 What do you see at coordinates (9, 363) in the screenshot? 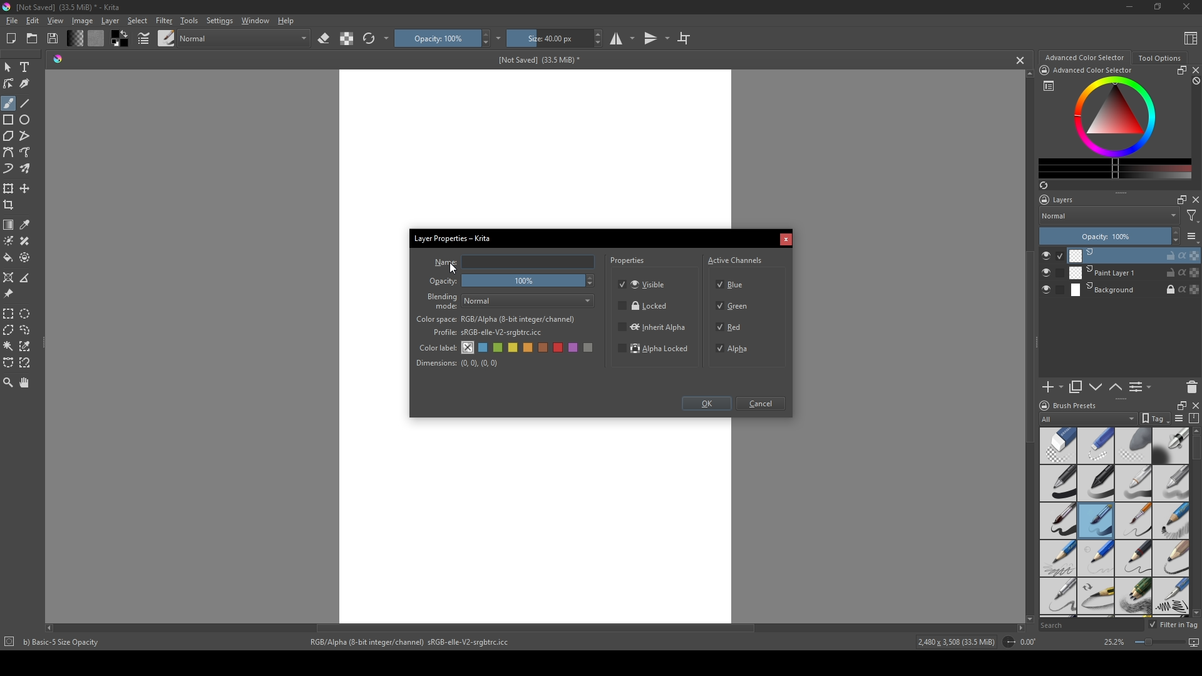
I see `bezier curve` at bounding box center [9, 363].